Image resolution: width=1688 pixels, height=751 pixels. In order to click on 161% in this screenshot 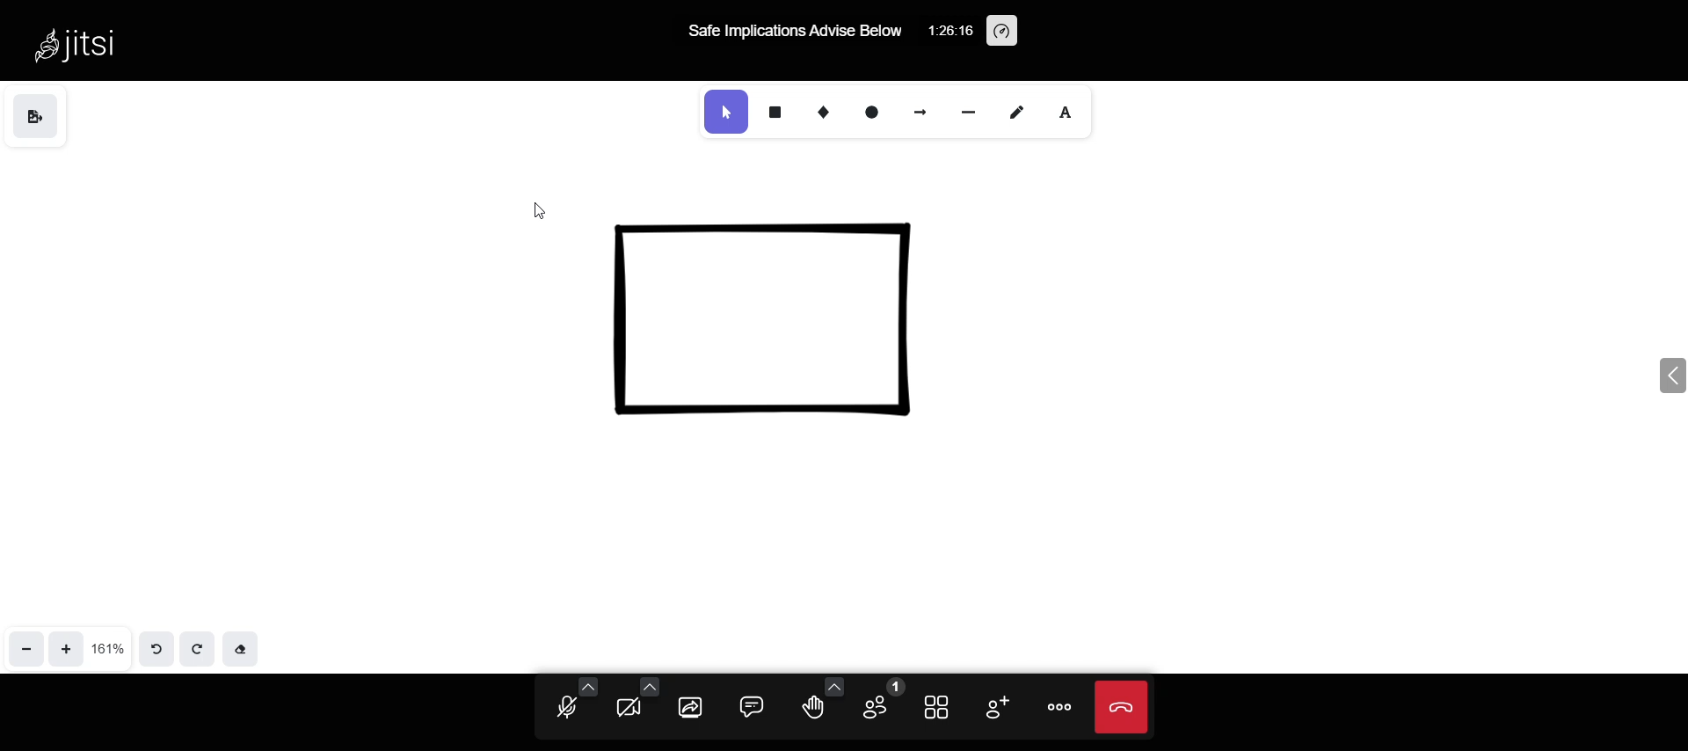, I will do `click(107, 643)`.